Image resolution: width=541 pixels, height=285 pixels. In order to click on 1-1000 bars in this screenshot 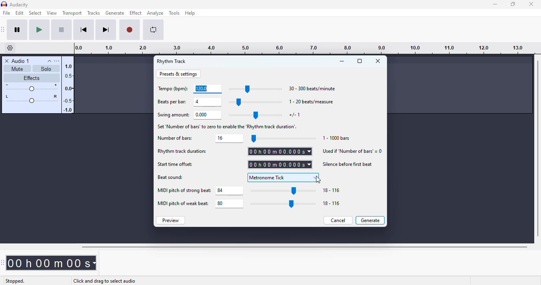, I will do `click(337, 138)`.